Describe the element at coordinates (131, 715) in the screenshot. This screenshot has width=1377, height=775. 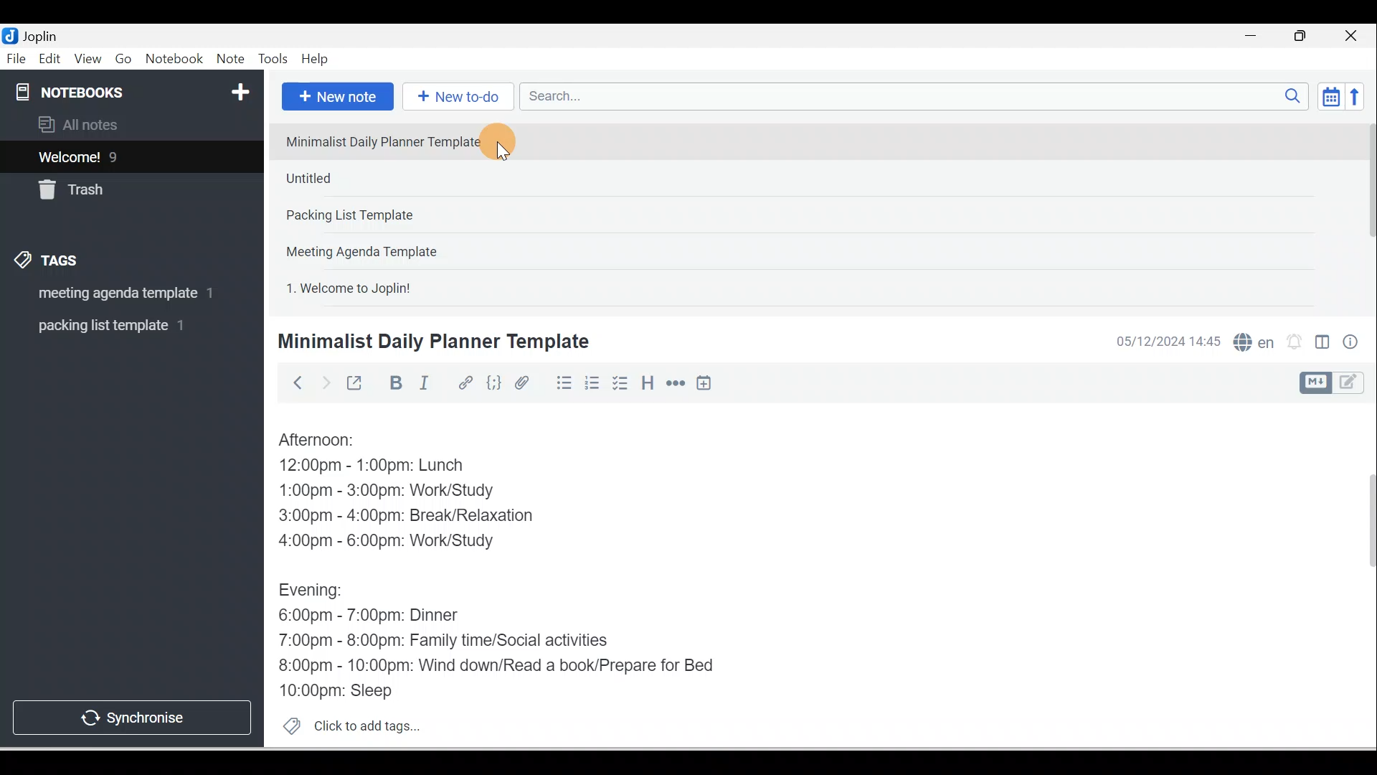
I see `Synchronise` at that location.